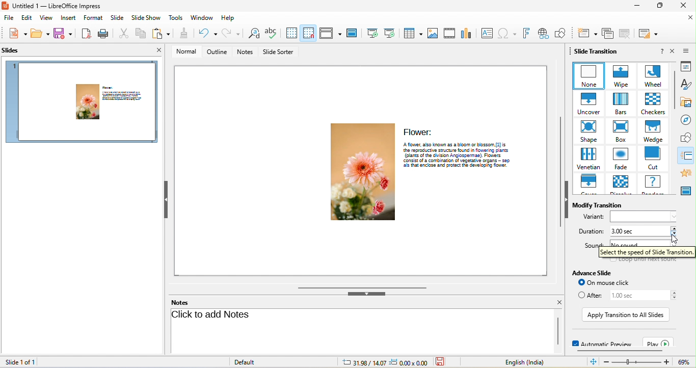  I want to click on random, so click(654, 184).